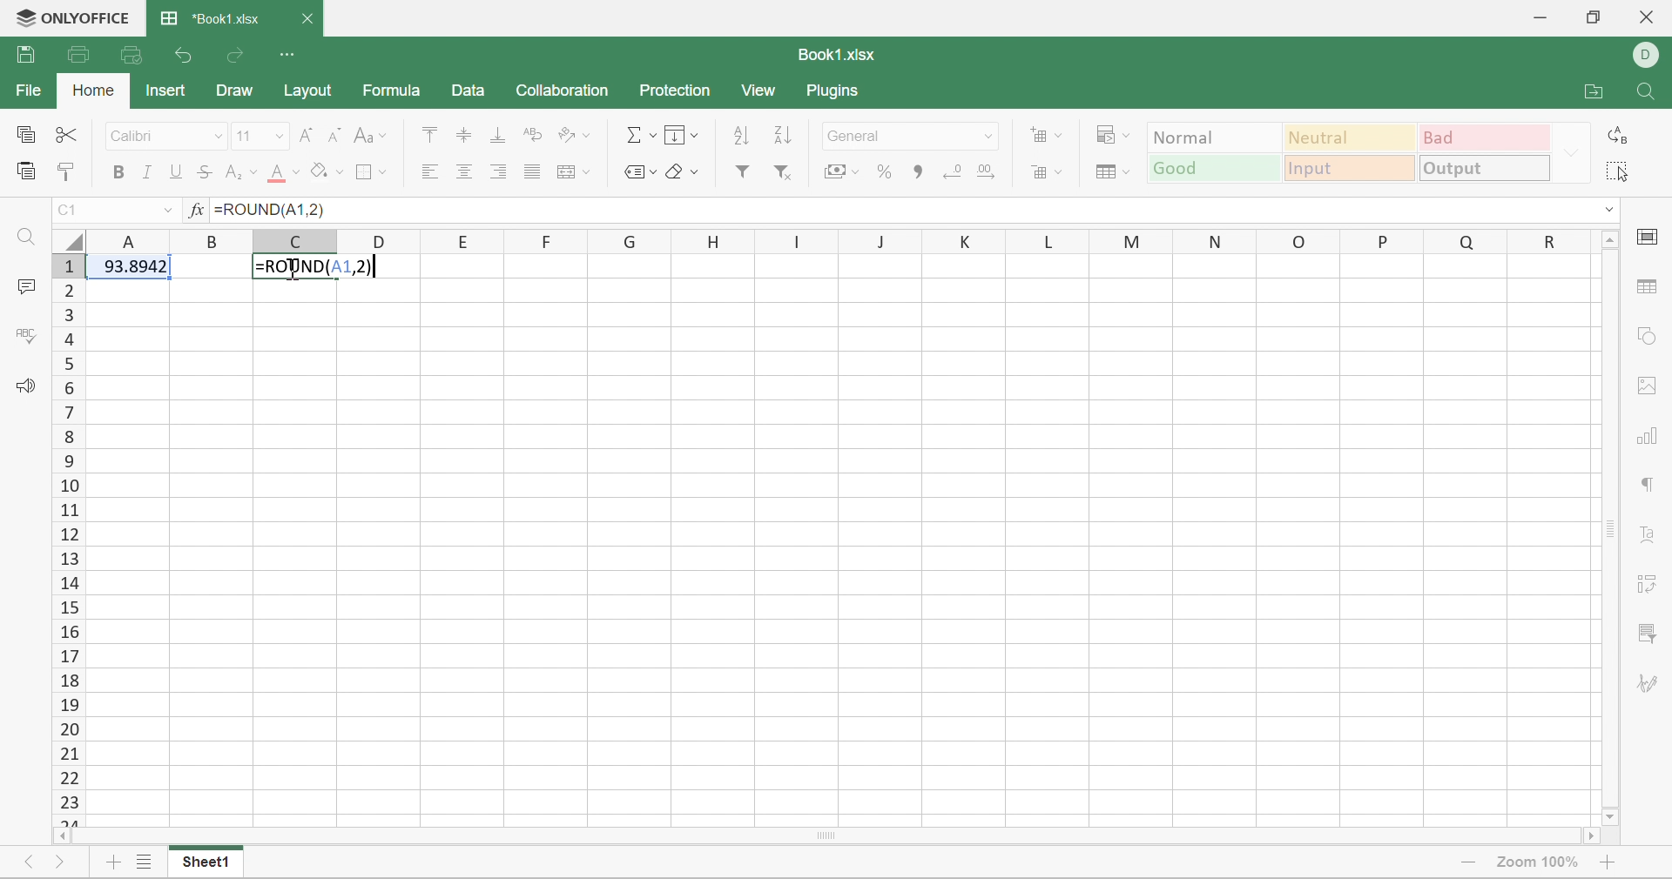 This screenshot has width=1672, height=879. I want to click on Insert, so click(165, 90).